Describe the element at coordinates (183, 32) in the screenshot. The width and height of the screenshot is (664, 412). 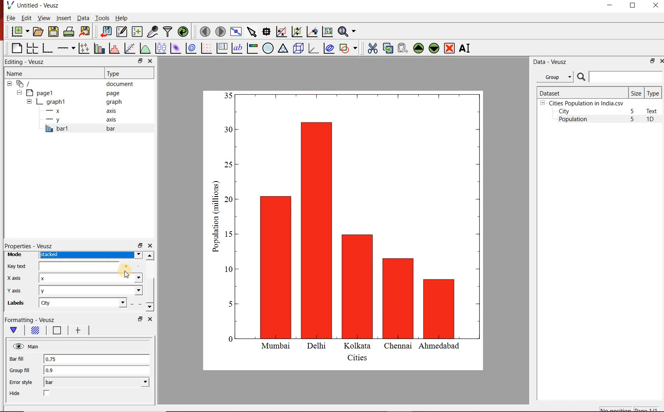
I see `reload linked datasets` at that location.